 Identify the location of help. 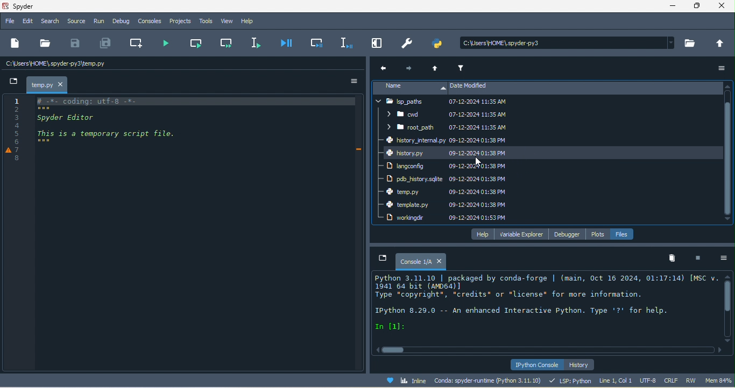
(480, 235).